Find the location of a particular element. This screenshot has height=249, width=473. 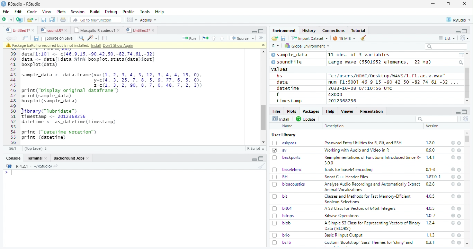

num [1:500] 46 9 15 -90 42 50 -82 74 61 -32 ... is located at coordinates (393, 82).